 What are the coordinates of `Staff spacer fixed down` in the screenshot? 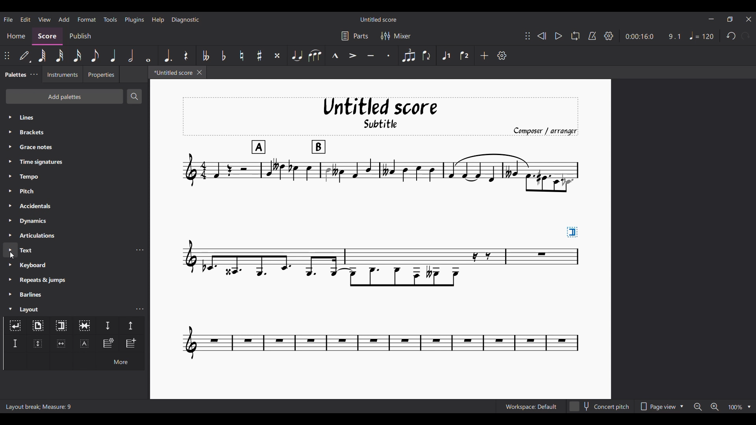 It's located at (15, 344).